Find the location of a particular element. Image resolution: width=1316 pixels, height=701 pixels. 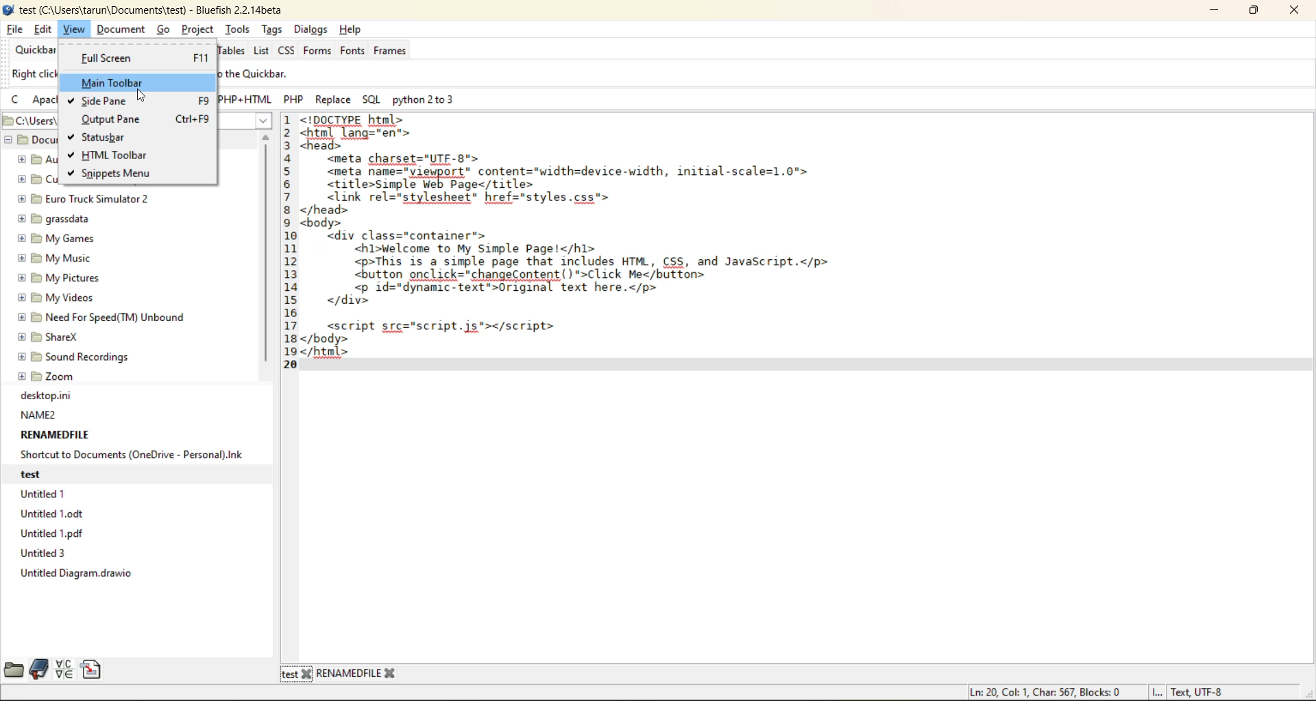

output pane is located at coordinates (110, 119).